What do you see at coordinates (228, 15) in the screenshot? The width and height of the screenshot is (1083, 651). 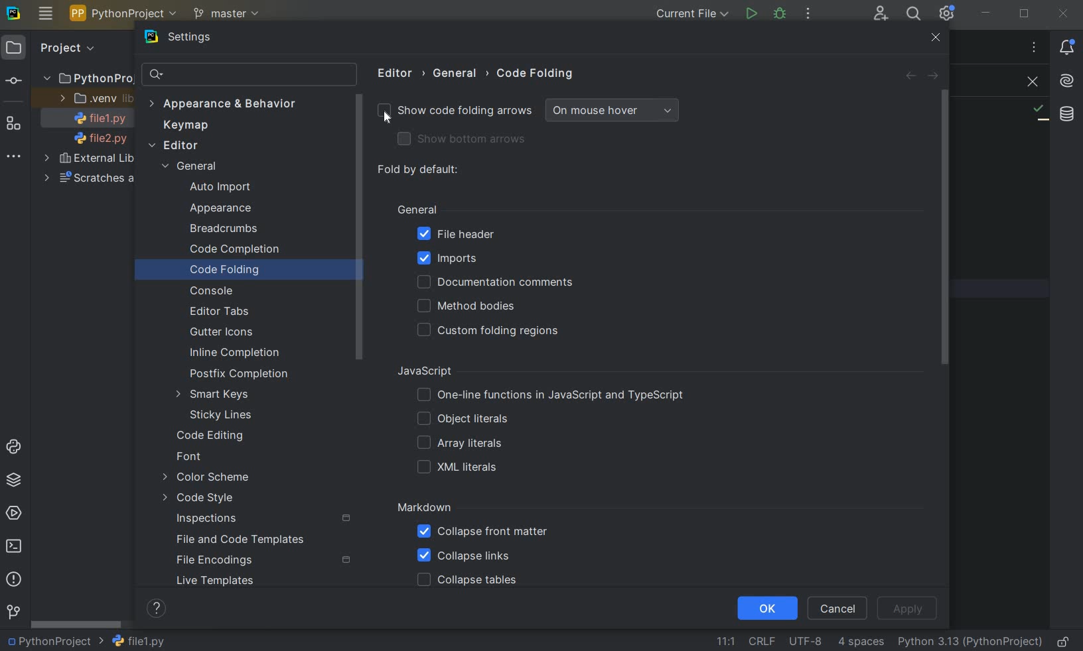 I see `MASTER` at bounding box center [228, 15].